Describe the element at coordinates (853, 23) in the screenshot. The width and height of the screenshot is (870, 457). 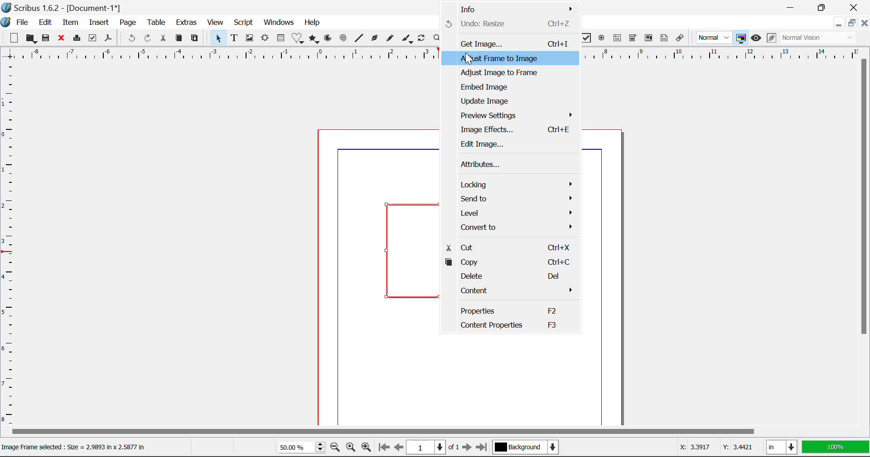
I see `Minimize` at that location.